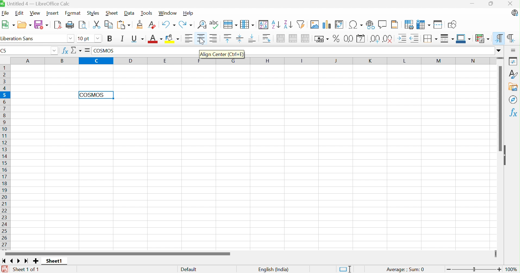 The height and width of the screenshot is (273, 520). Describe the element at coordinates (173, 39) in the screenshot. I see `Background Color` at that location.